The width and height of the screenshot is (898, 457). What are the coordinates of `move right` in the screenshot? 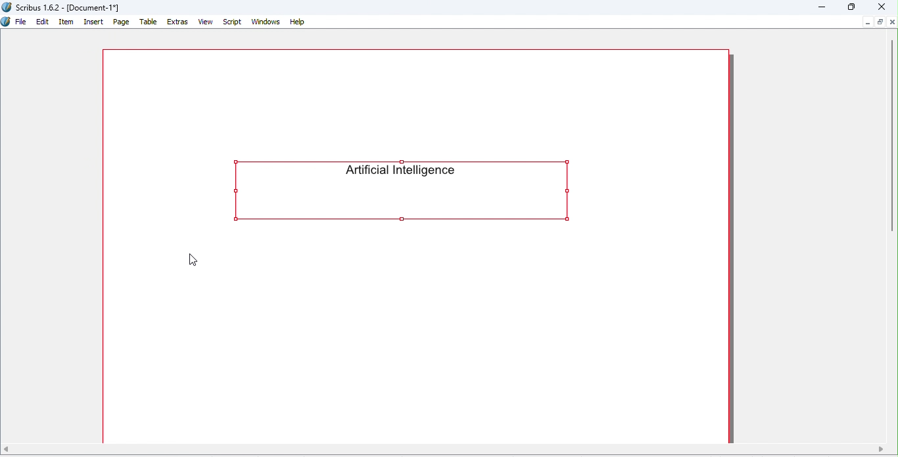 It's located at (881, 448).